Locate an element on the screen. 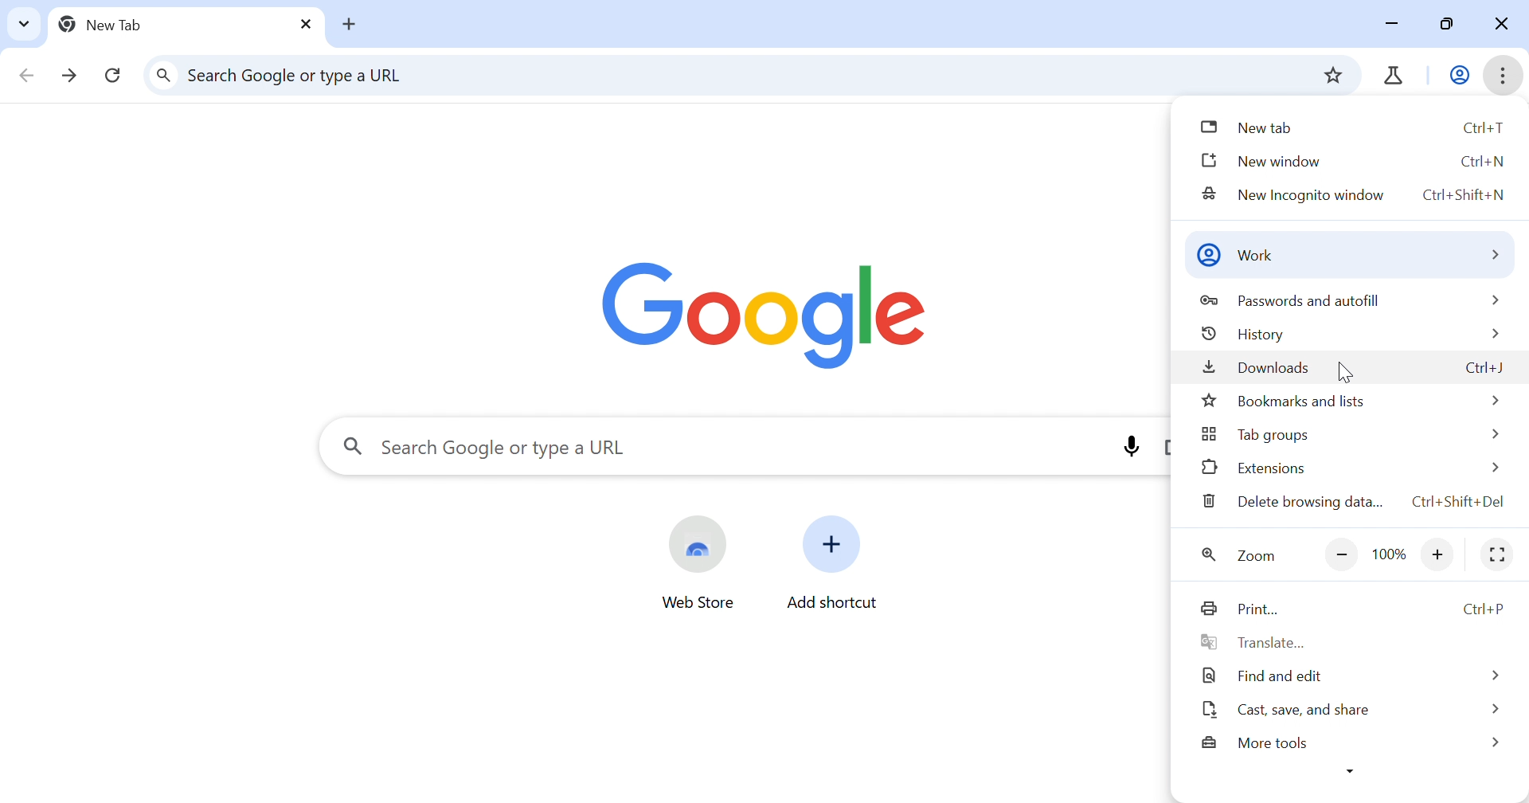  Search Google or type a URL is located at coordinates (302, 75).